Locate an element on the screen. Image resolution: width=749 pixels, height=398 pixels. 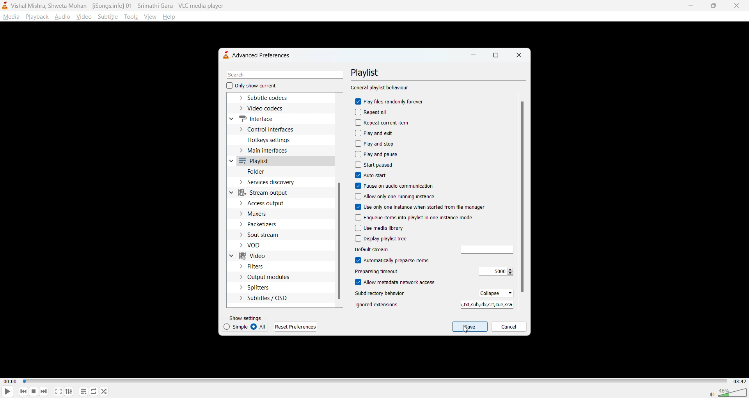
packetizers is located at coordinates (264, 224).